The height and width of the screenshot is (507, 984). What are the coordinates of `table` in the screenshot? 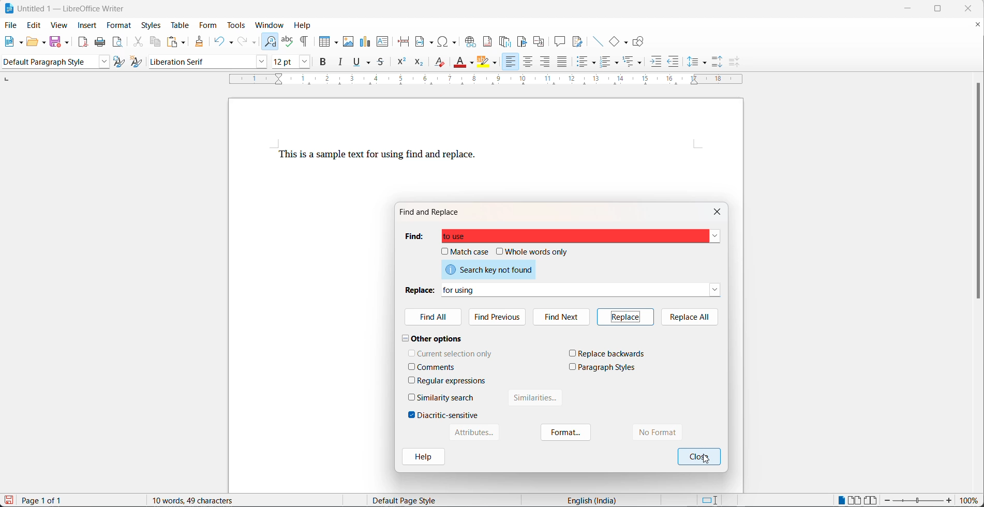 It's located at (178, 25).